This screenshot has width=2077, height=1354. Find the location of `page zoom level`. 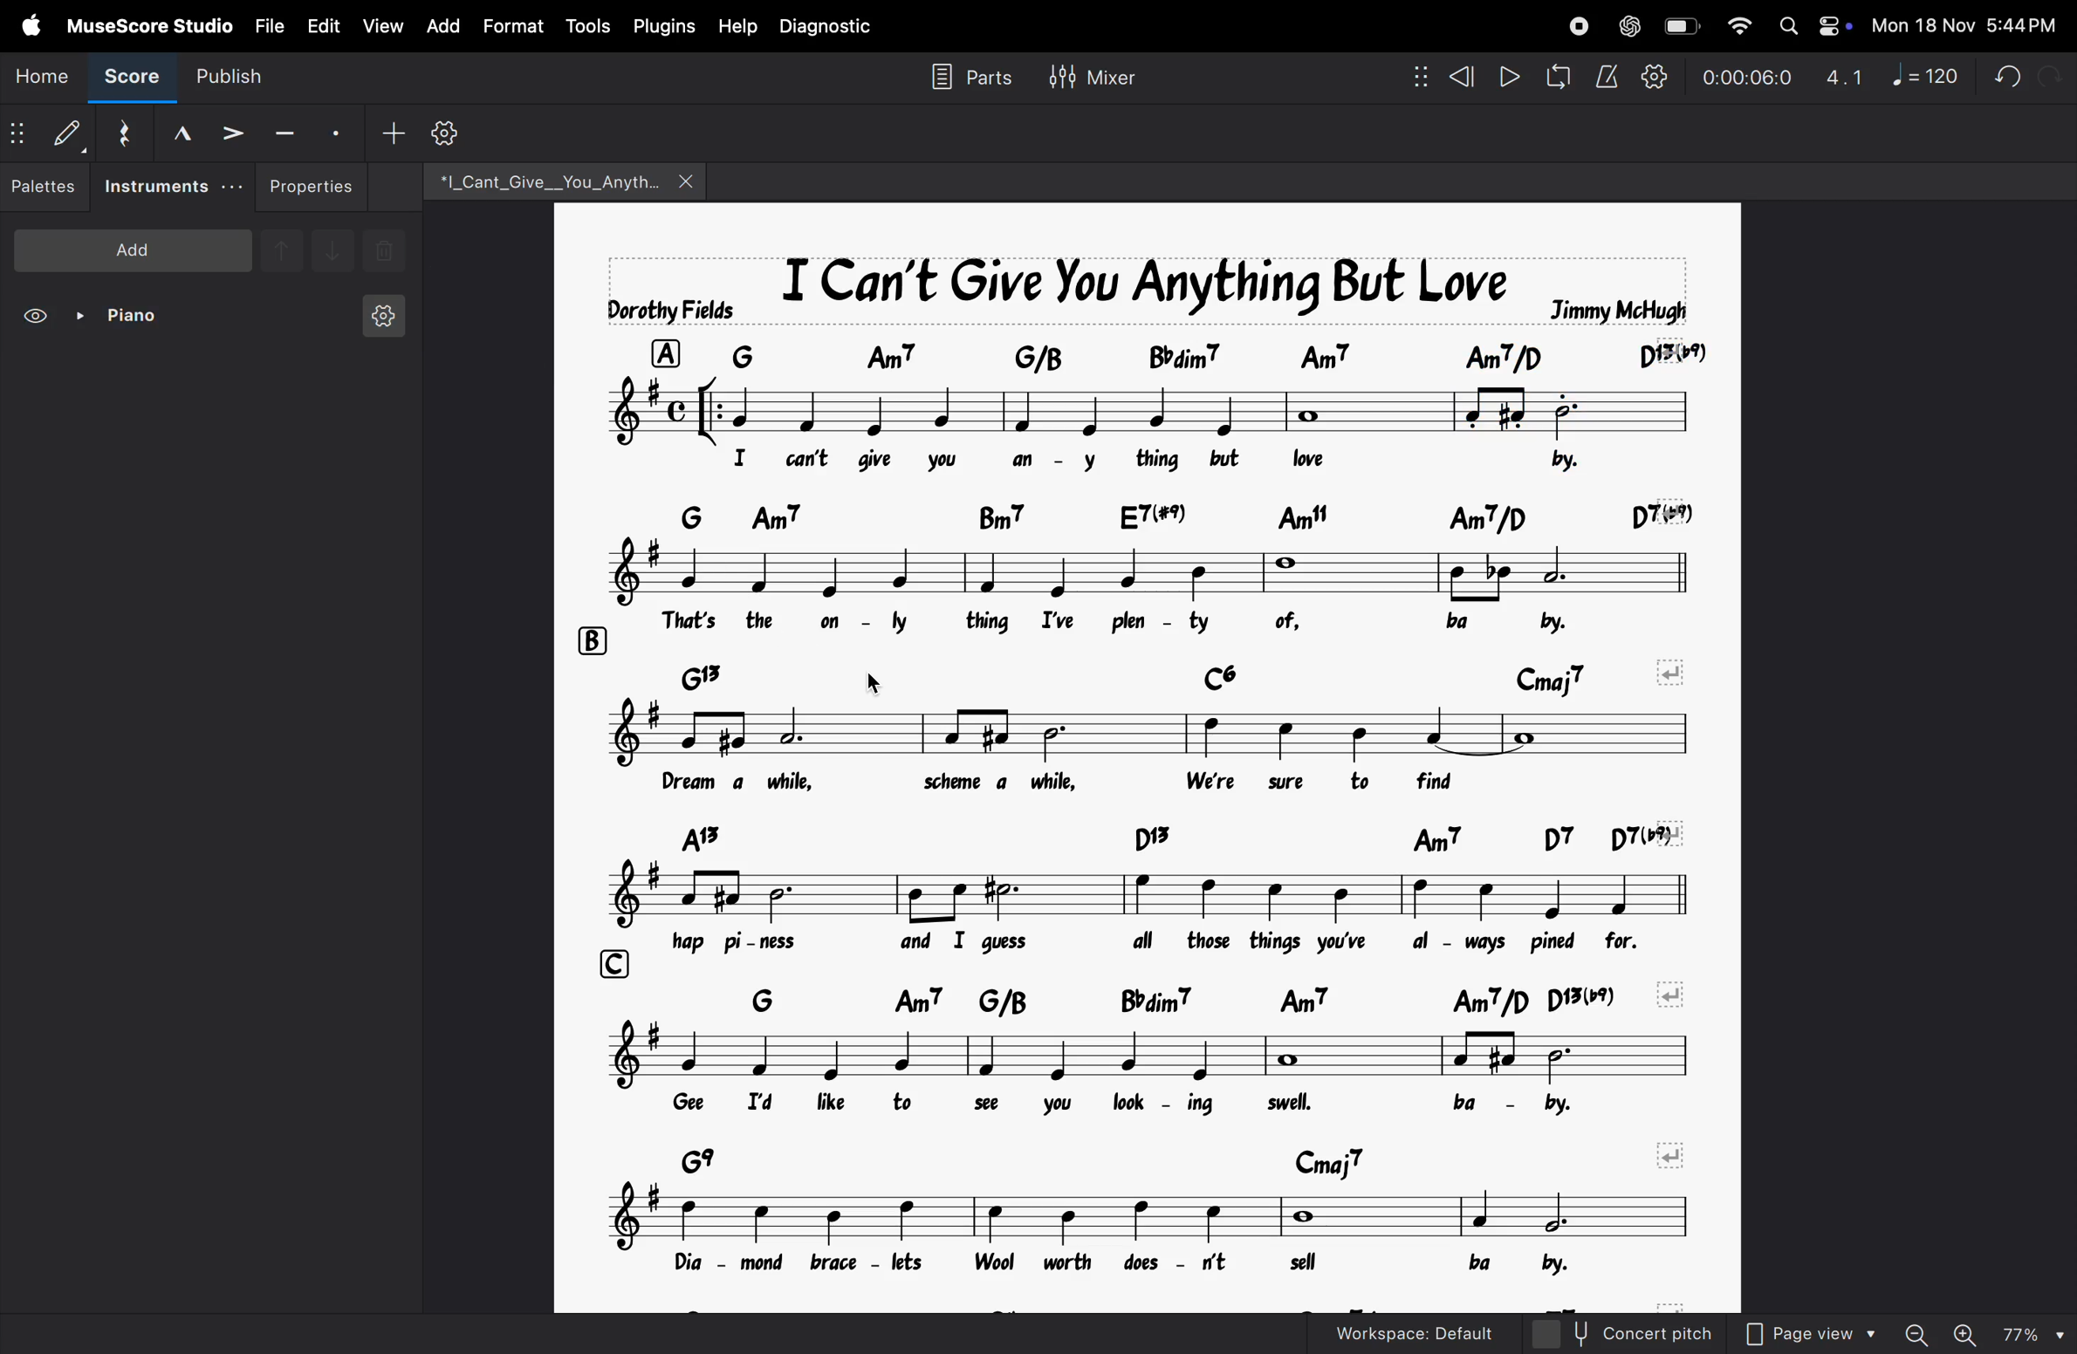

page zoom level is located at coordinates (2032, 1332).